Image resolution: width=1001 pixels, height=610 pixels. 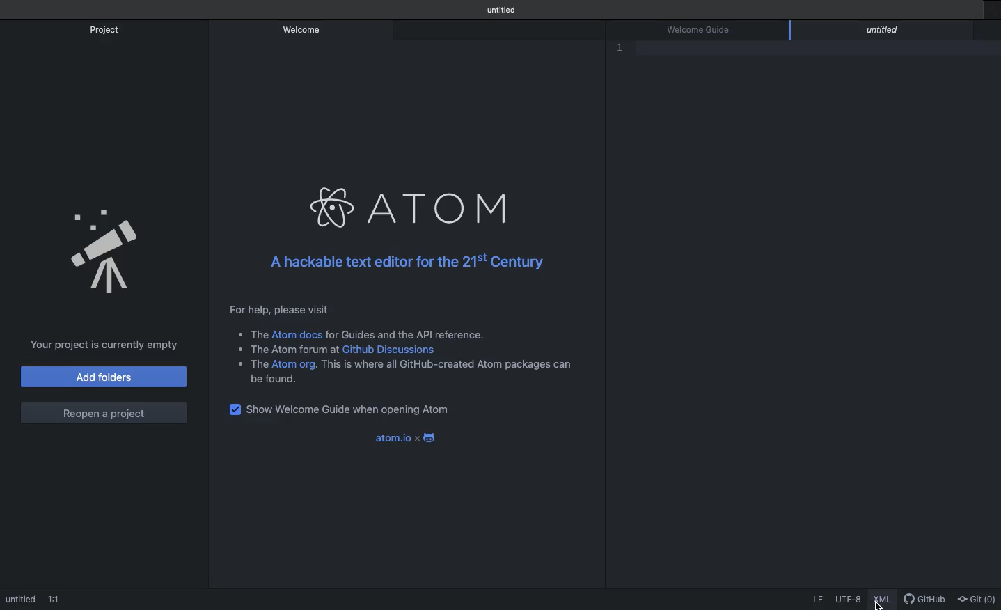 I want to click on Add folders, so click(x=102, y=378).